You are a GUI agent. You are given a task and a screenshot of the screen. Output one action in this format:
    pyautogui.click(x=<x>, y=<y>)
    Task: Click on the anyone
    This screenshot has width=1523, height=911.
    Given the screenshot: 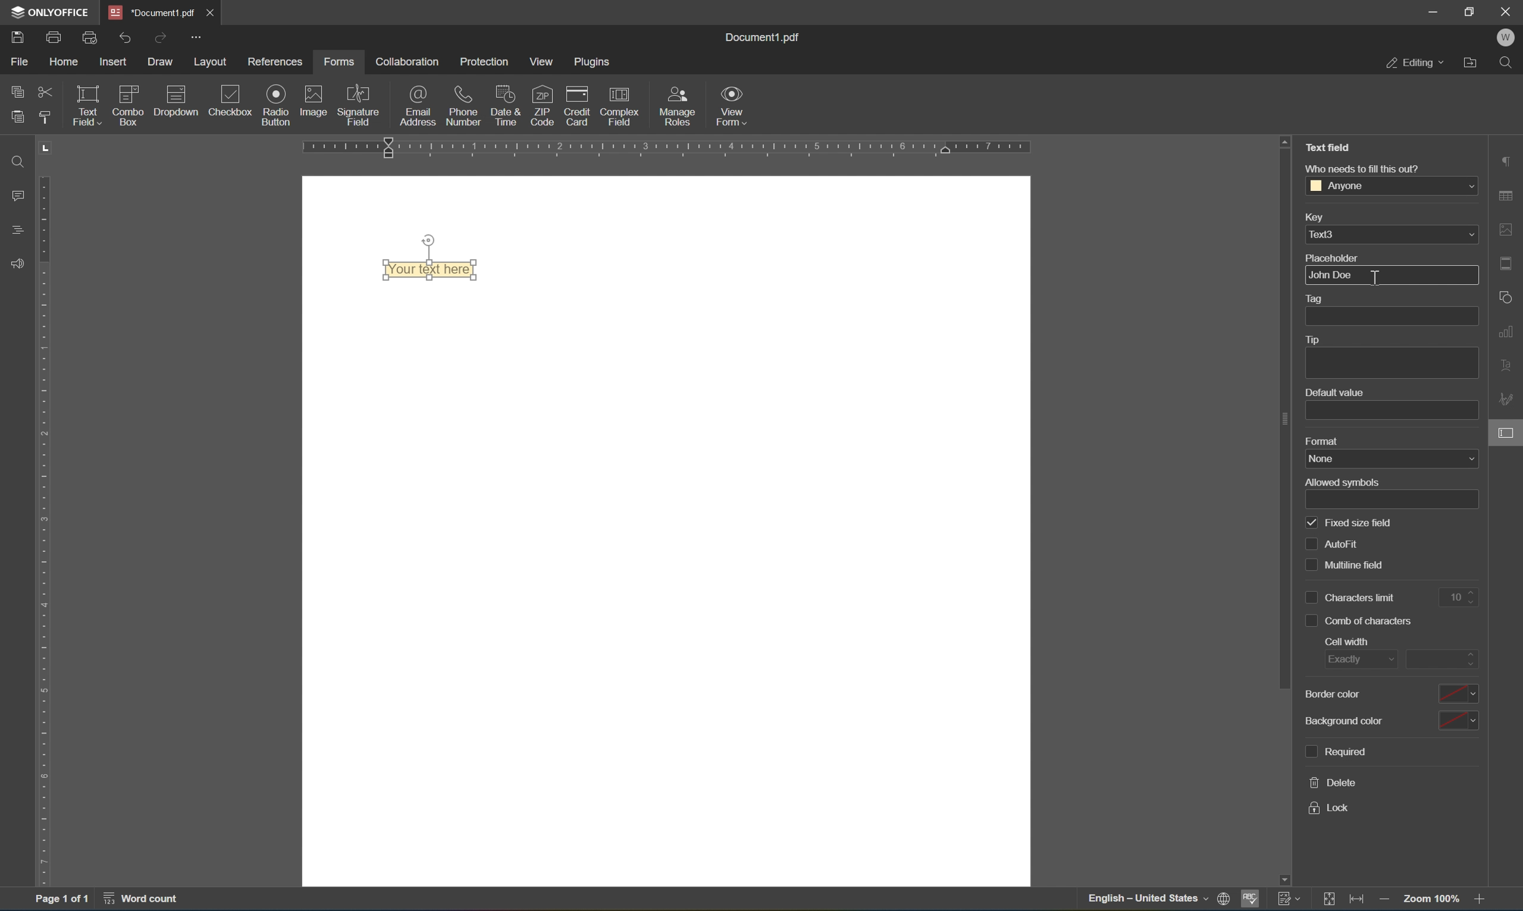 What is the action you would take?
    pyautogui.click(x=1392, y=187)
    